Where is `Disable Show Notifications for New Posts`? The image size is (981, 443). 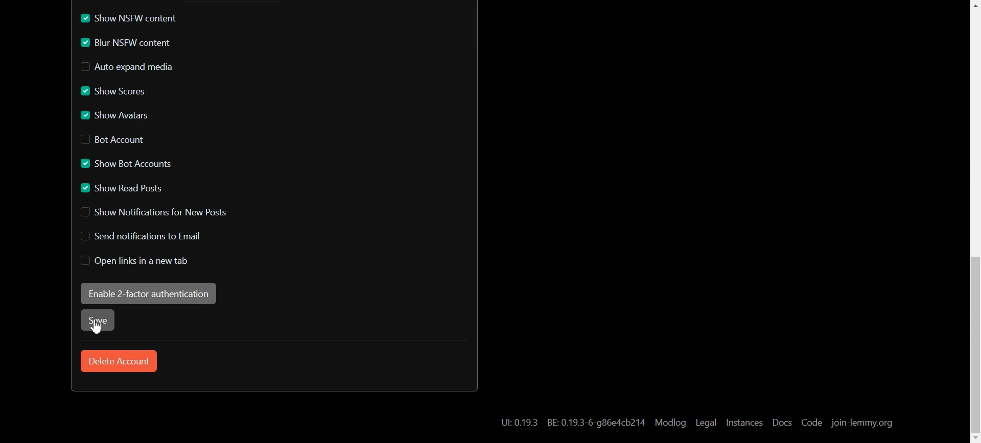
Disable Show Notifications for New Posts is located at coordinates (153, 212).